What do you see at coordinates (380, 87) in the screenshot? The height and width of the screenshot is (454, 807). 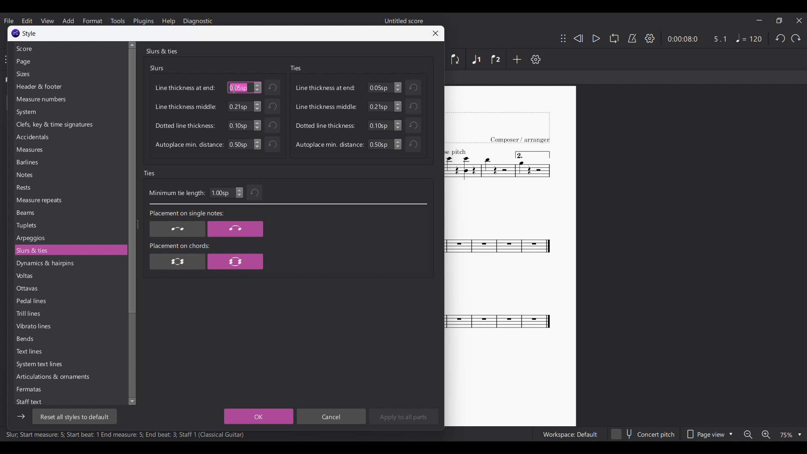 I see `Input numbers for line thickness at end` at bounding box center [380, 87].